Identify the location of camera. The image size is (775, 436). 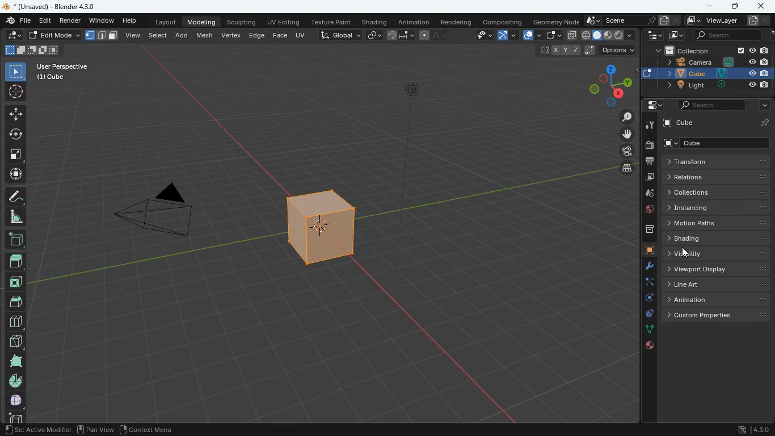
(159, 212).